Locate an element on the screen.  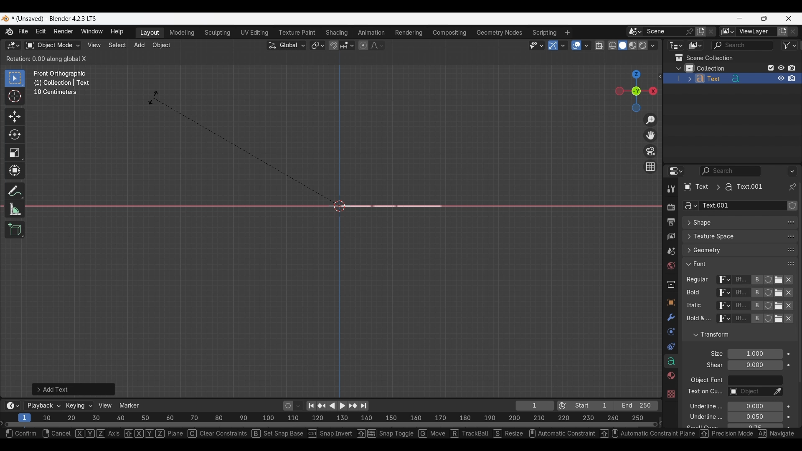
Project and software name is located at coordinates (55, 19).